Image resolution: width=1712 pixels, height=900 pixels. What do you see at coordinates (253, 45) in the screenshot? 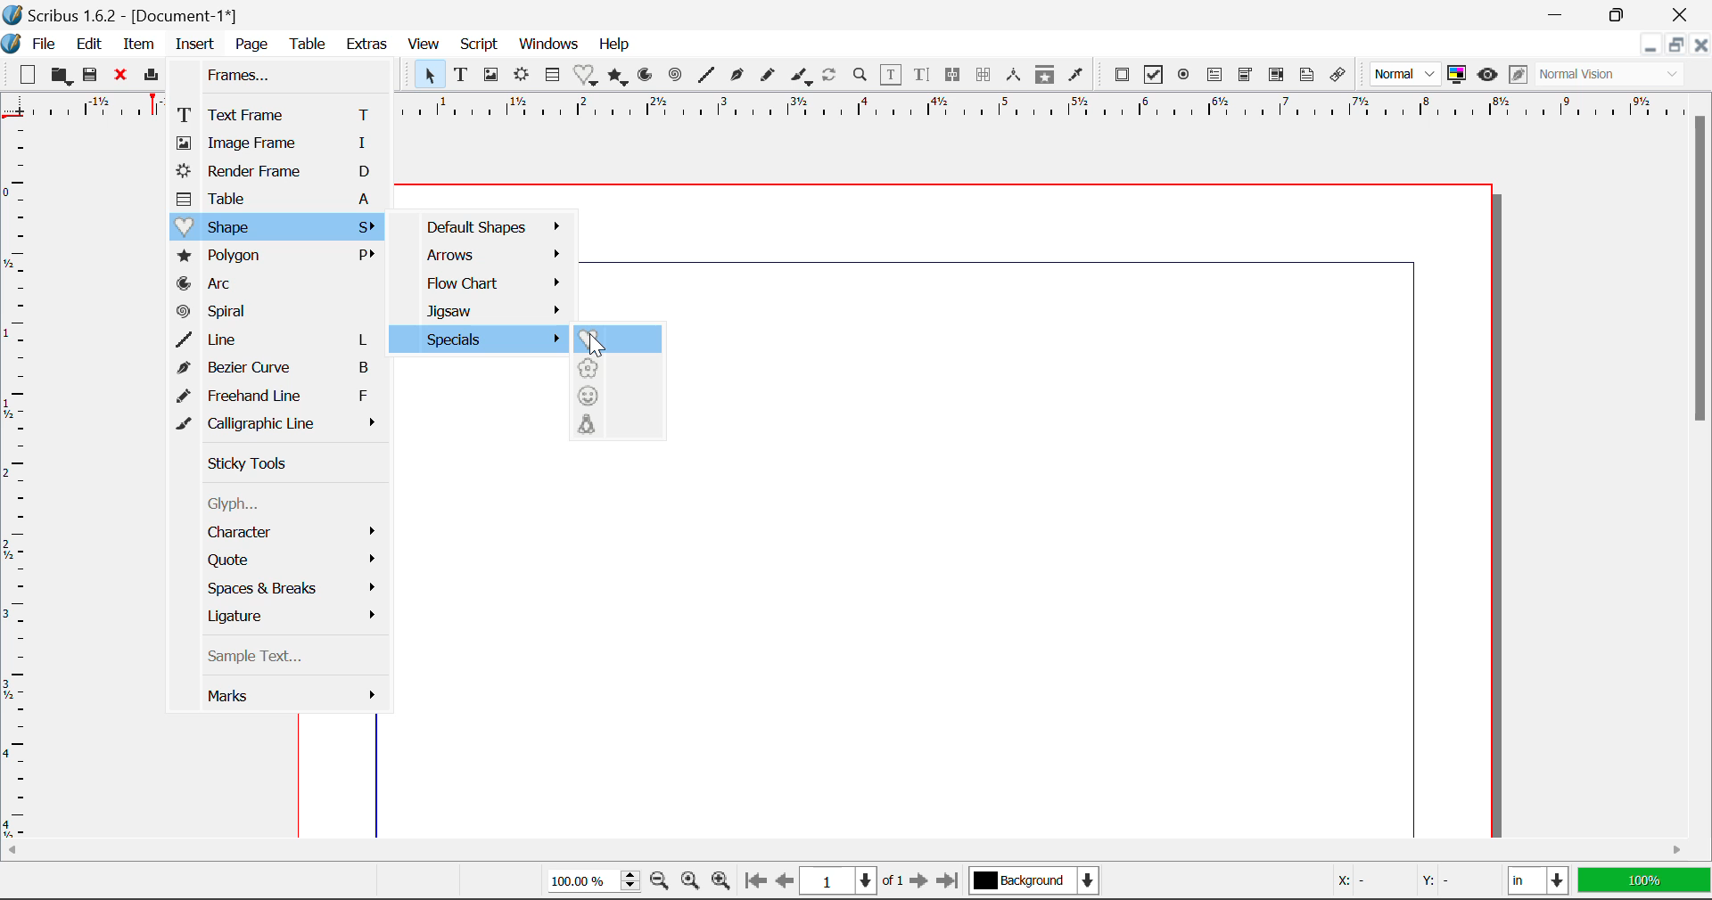
I see `Page` at bounding box center [253, 45].